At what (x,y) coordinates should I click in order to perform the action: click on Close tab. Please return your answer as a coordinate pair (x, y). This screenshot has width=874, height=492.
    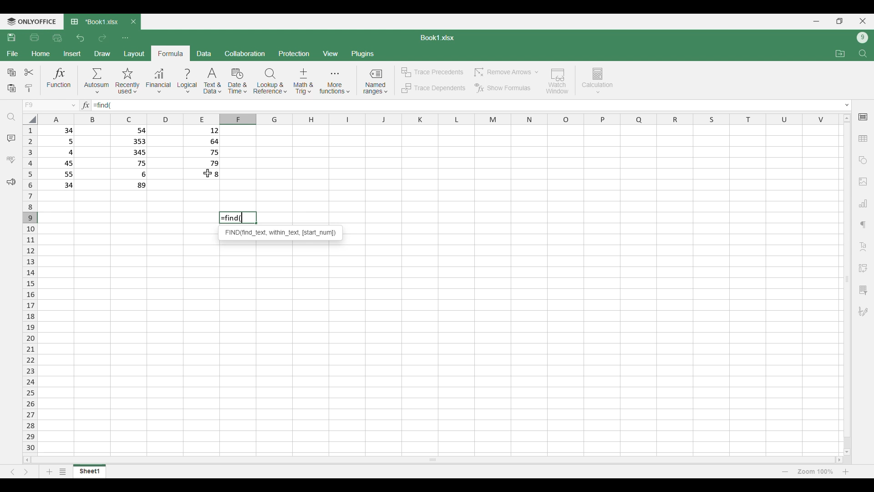
    Looking at the image, I should click on (134, 21).